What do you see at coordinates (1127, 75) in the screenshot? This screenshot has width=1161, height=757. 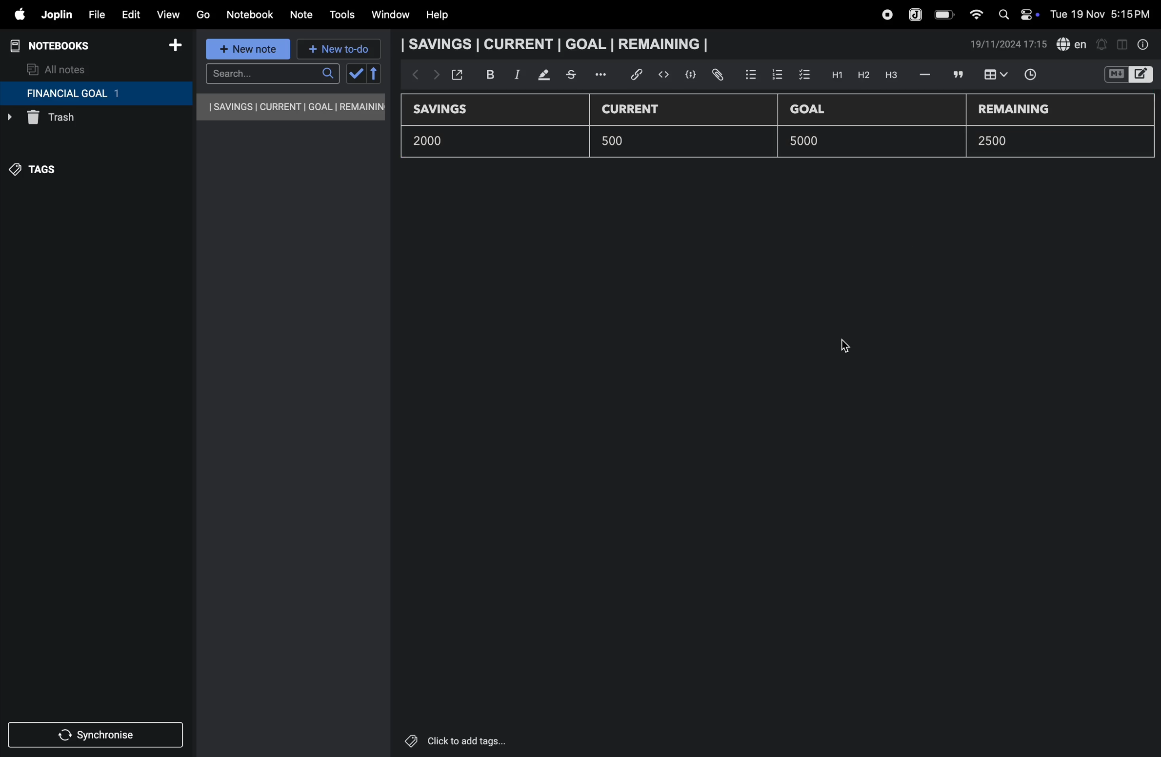 I see `switch editor` at bounding box center [1127, 75].